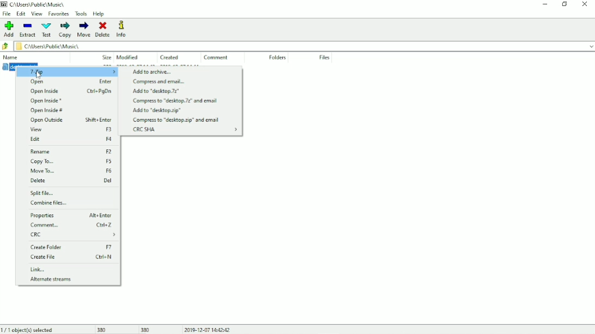 The height and width of the screenshot is (334, 595). What do you see at coordinates (81, 14) in the screenshot?
I see `Tools` at bounding box center [81, 14].